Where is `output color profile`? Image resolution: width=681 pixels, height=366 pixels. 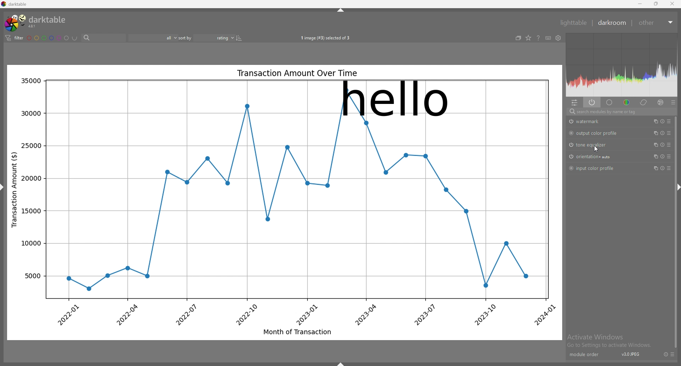 output color profile is located at coordinates (599, 134).